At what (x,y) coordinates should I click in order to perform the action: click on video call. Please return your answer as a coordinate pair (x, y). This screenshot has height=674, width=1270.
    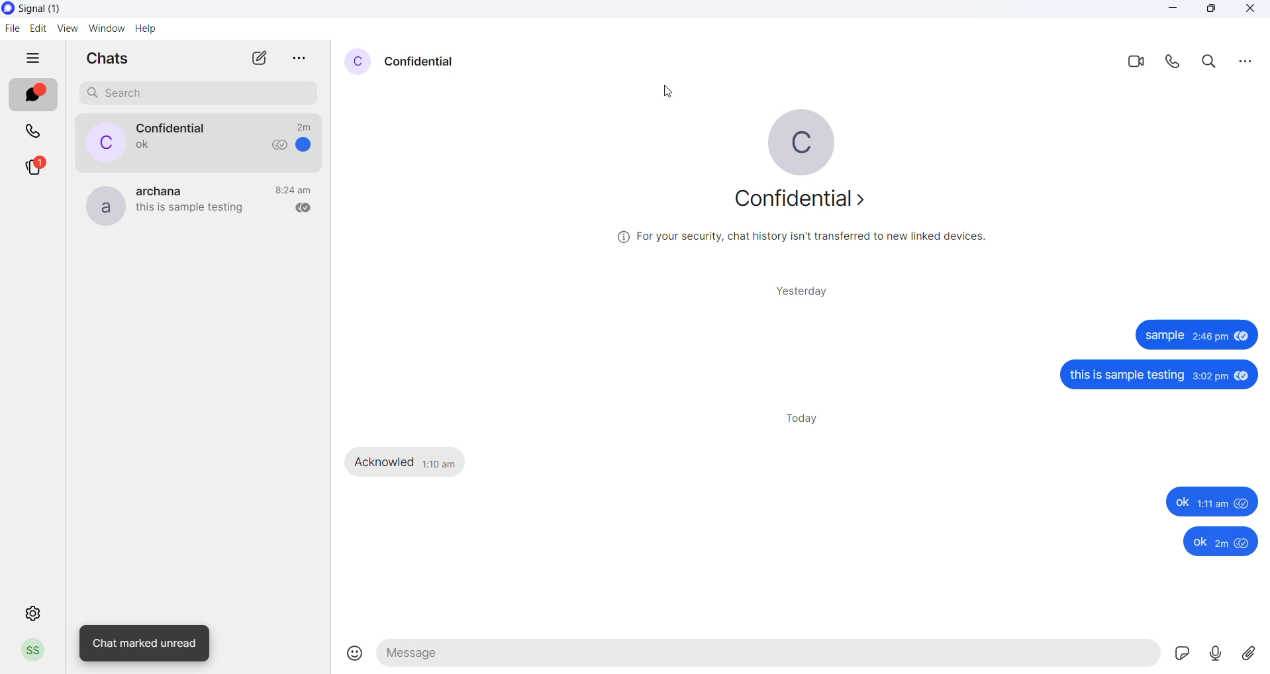
    Looking at the image, I should click on (1128, 63).